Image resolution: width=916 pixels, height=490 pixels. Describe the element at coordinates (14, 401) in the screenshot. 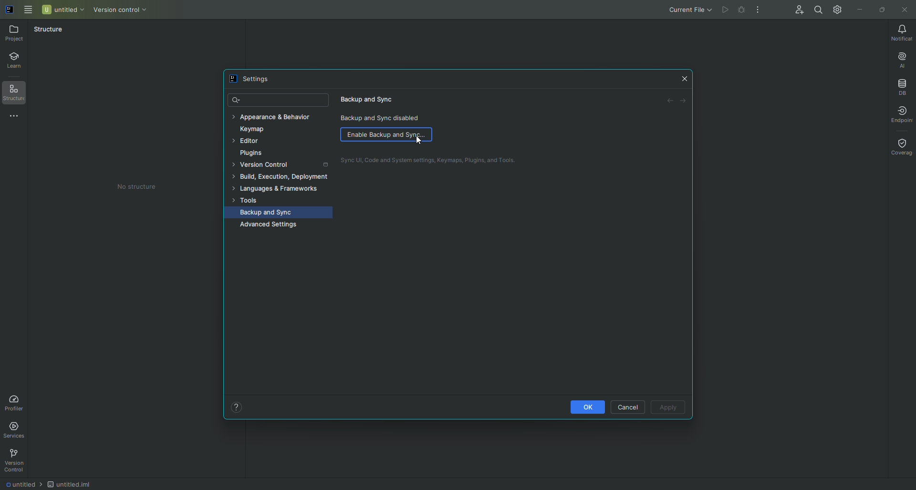

I see `Profiler` at that location.